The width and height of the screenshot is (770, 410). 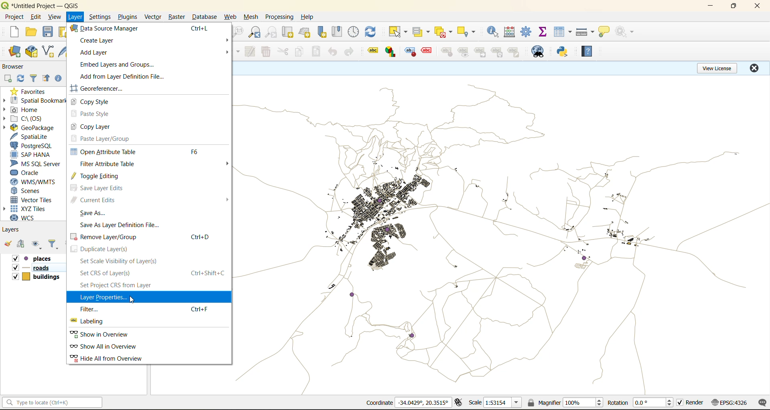 What do you see at coordinates (53, 402) in the screenshot?
I see `status bar` at bounding box center [53, 402].